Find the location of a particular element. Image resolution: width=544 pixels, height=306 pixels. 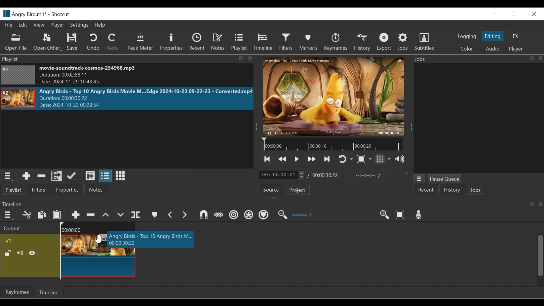

Keyframes is located at coordinates (335, 42).